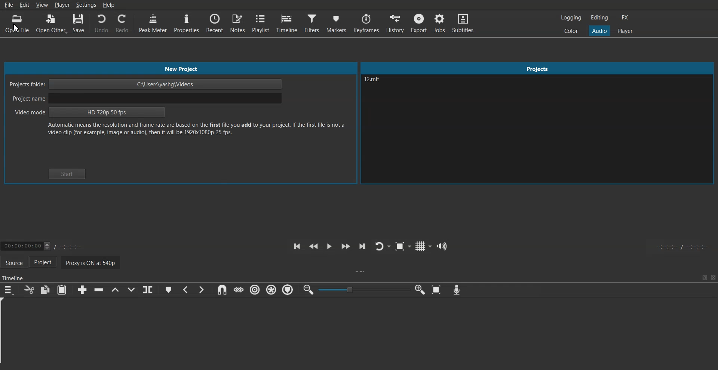 The image size is (718, 370). Describe the element at coordinates (600, 30) in the screenshot. I see `Switch to the Audio layout` at that location.